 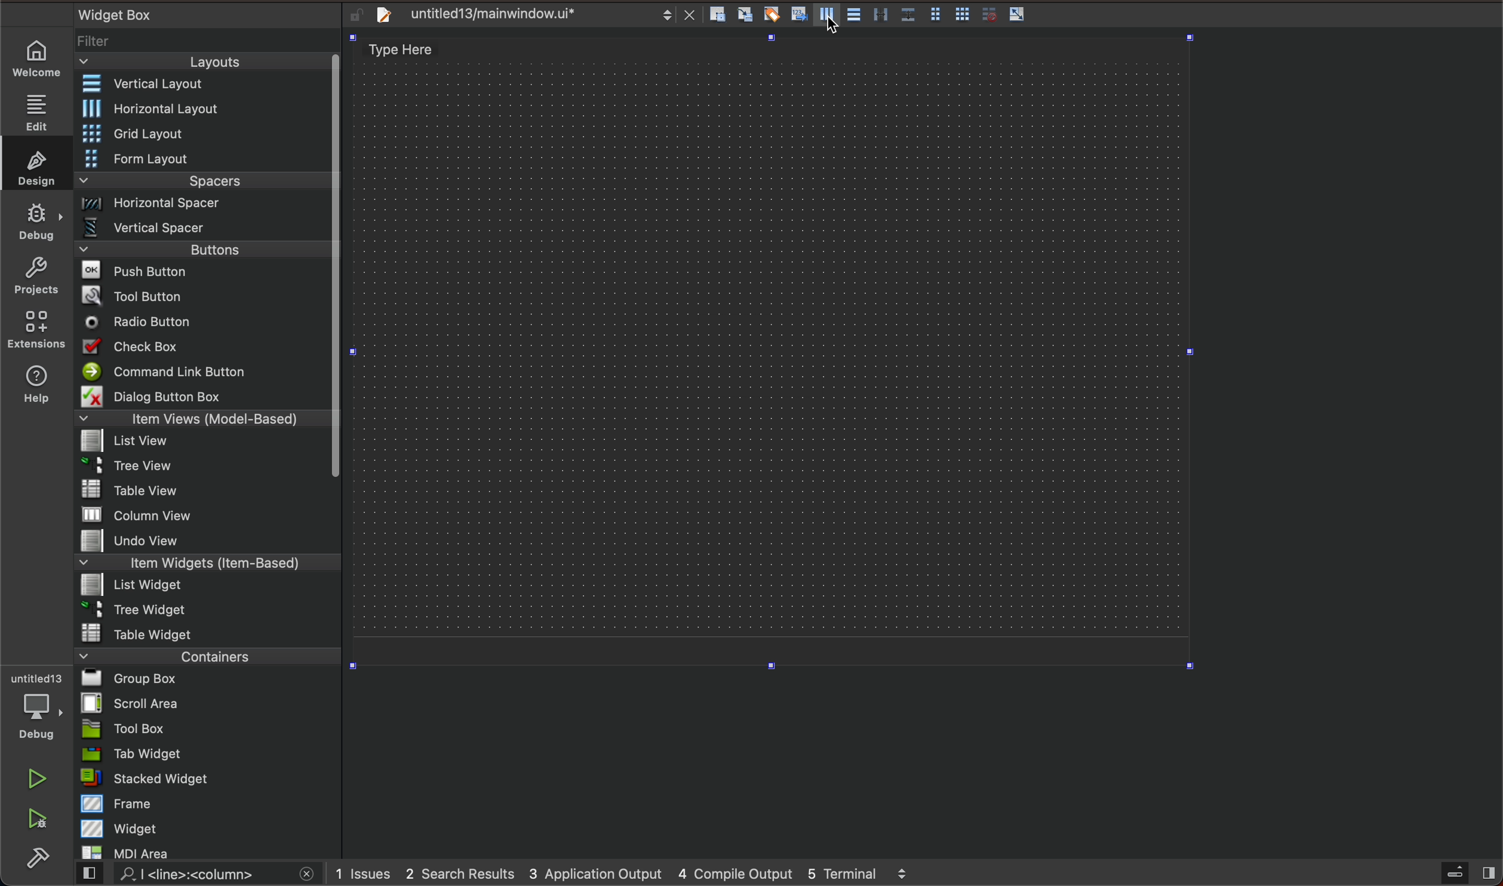 What do you see at coordinates (39, 108) in the screenshot?
I see `edit` at bounding box center [39, 108].